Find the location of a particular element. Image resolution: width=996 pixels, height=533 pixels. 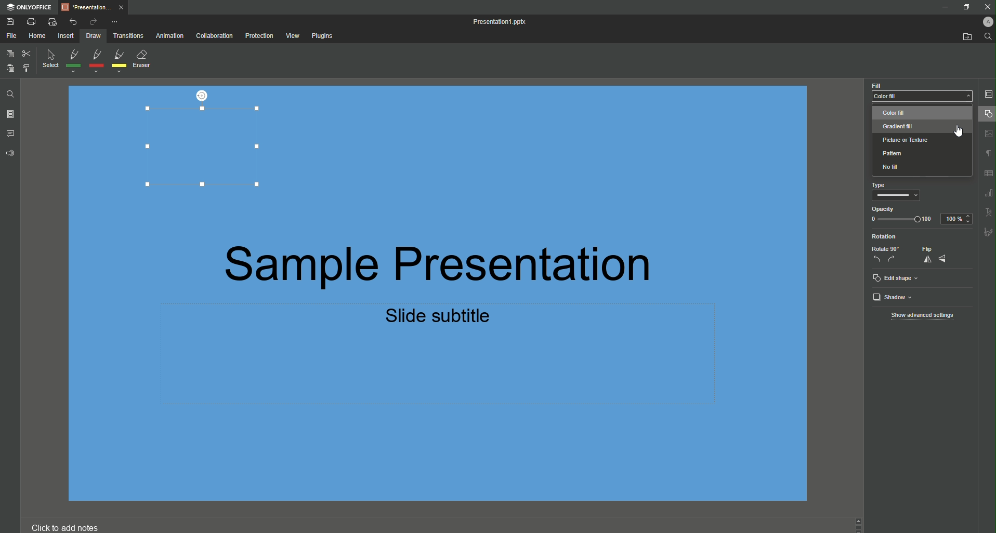

Undo is located at coordinates (73, 20).